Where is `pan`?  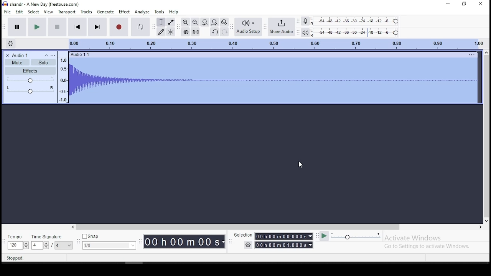
pan is located at coordinates (30, 90).